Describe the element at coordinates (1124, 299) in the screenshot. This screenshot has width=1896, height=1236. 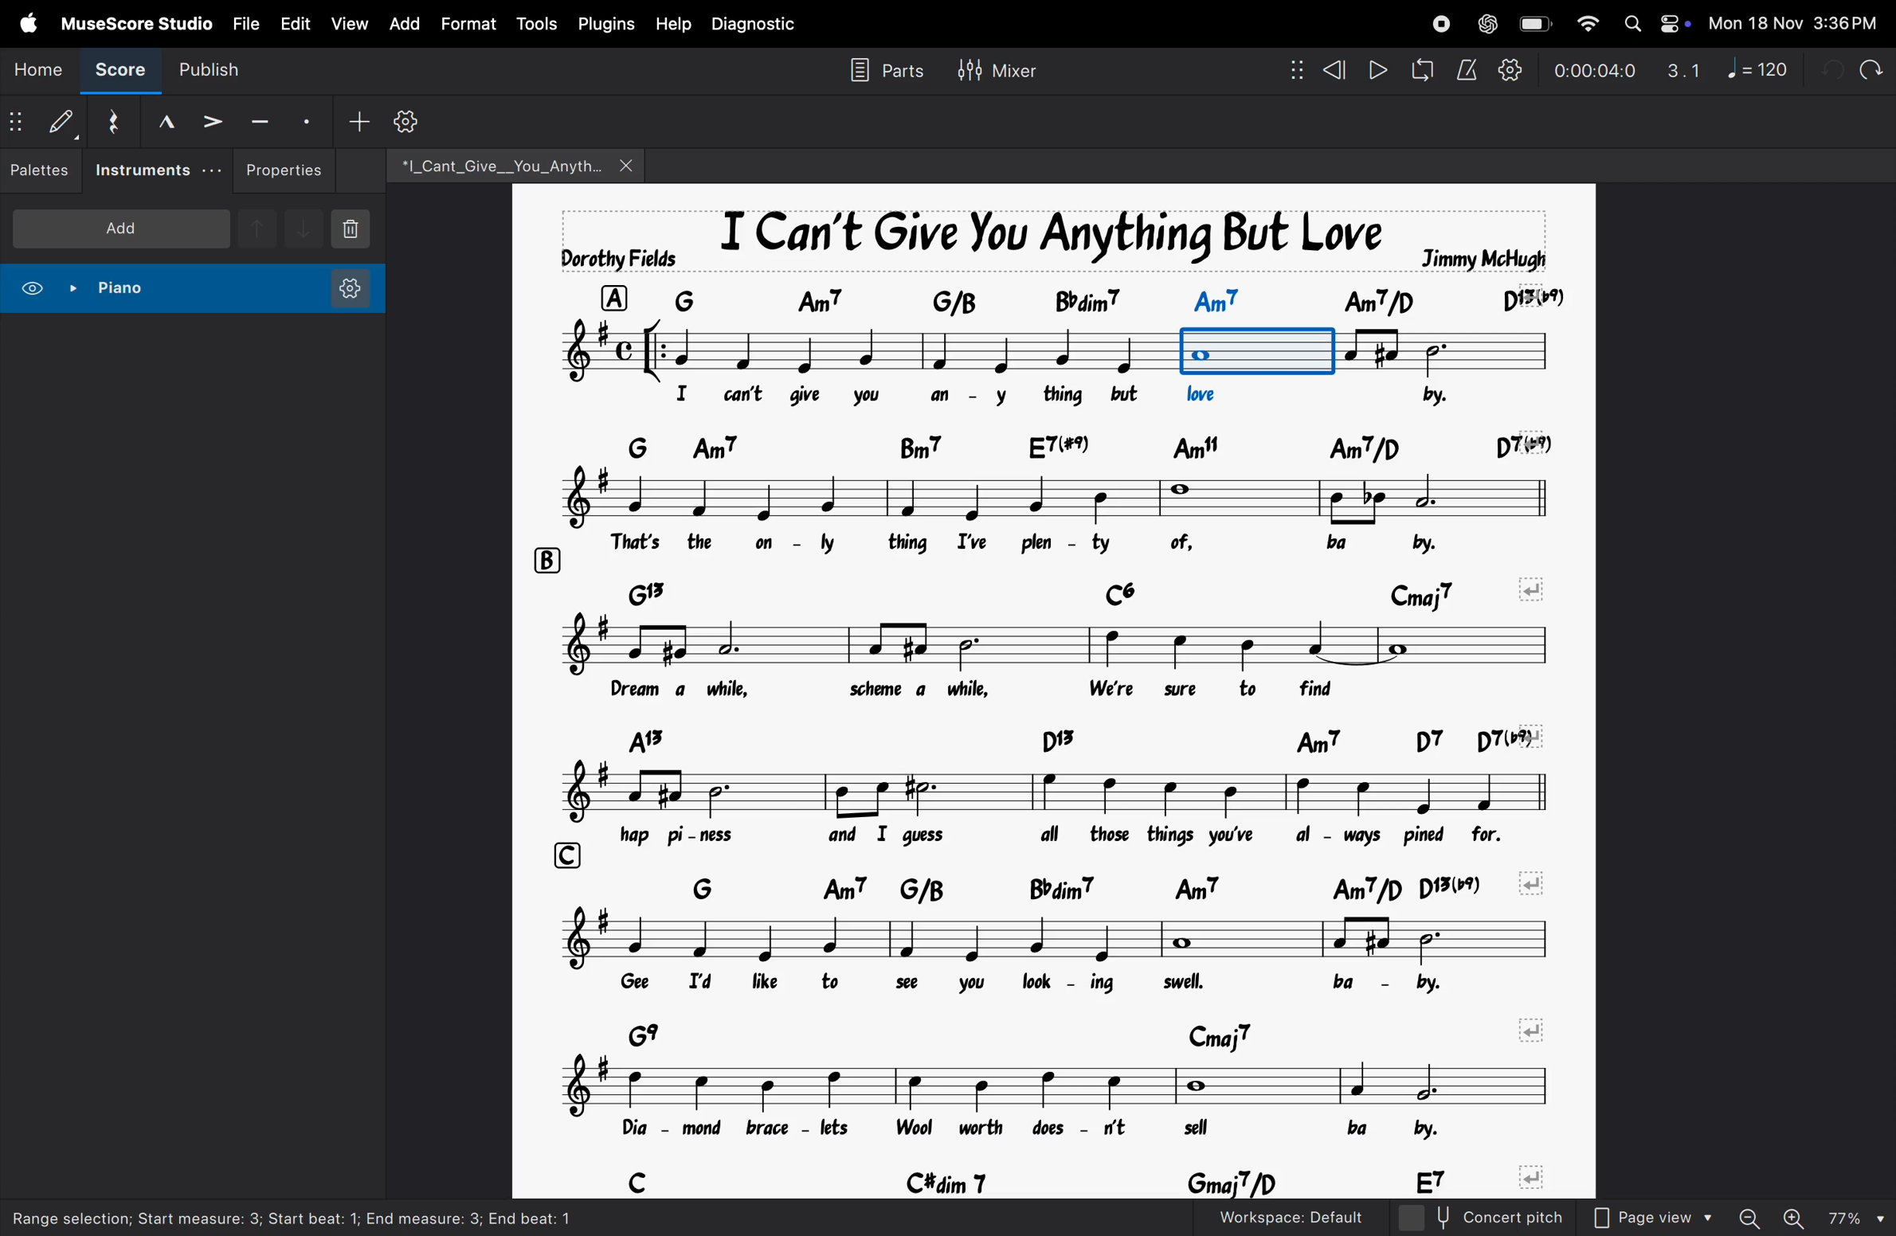
I see `chord symbol` at that location.